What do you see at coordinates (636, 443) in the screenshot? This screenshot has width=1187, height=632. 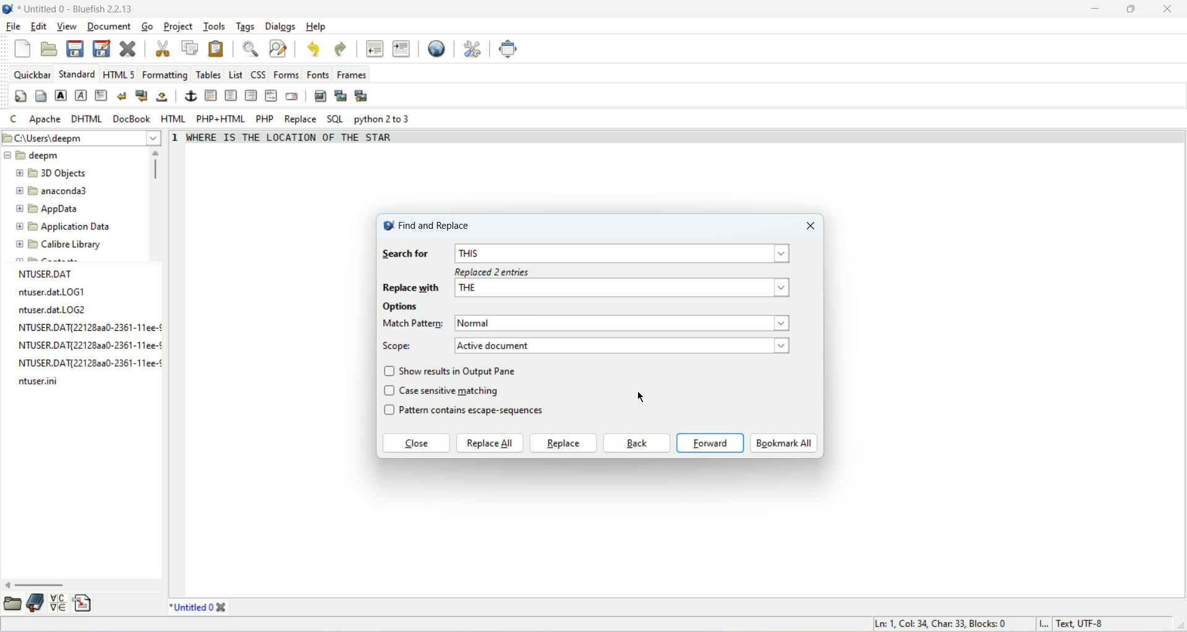 I see `back` at bounding box center [636, 443].